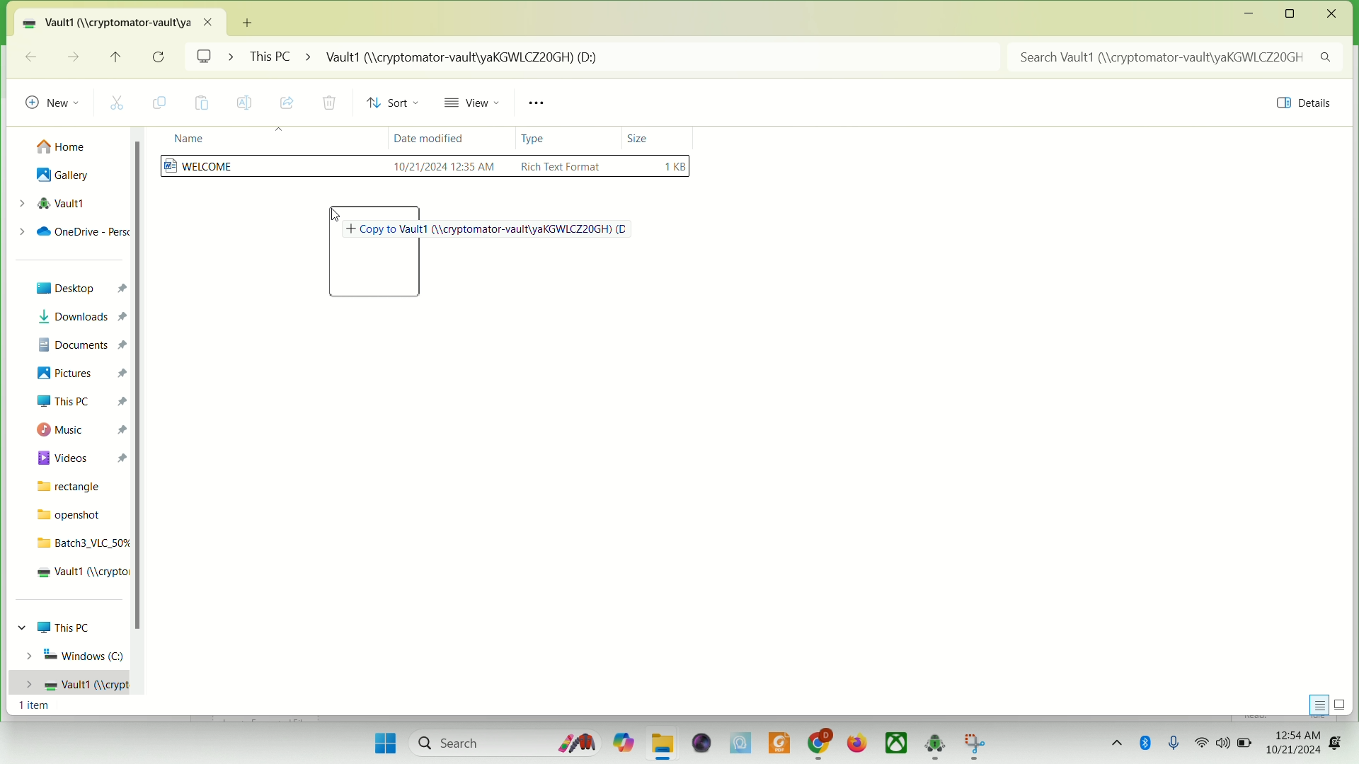 This screenshot has width=1359, height=764. What do you see at coordinates (65, 485) in the screenshot?
I see `rectangle` at bounding box center [65, 485].